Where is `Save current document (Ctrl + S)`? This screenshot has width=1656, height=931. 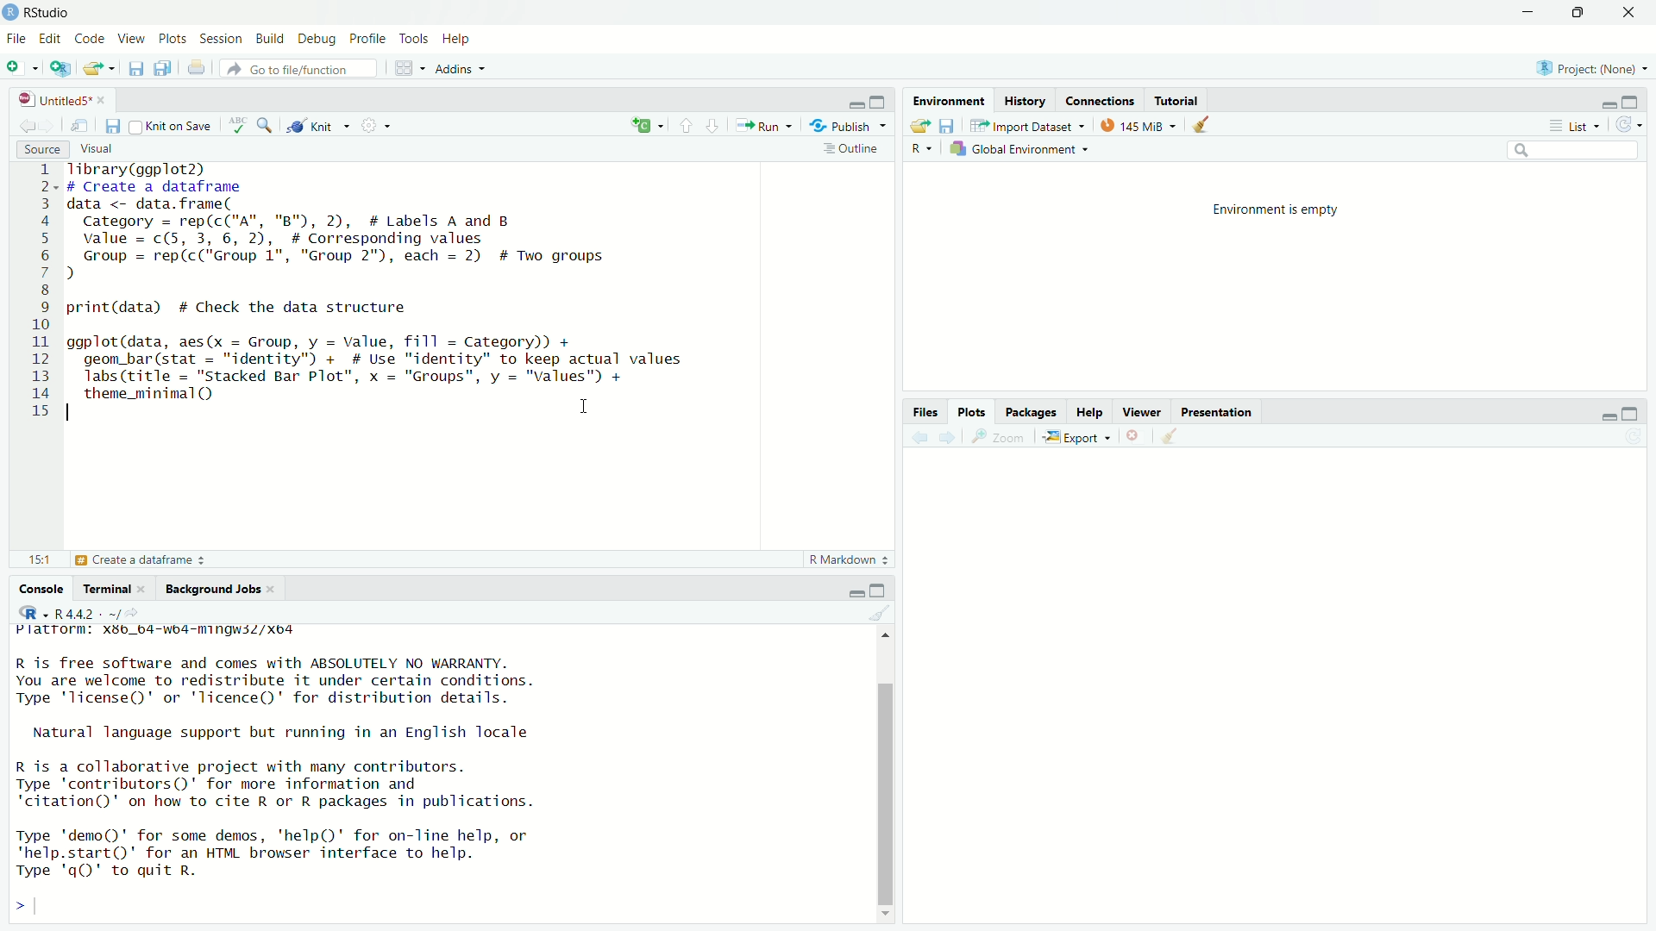 Save current document (Ctrl + S) is located at coordinates (113, 124).